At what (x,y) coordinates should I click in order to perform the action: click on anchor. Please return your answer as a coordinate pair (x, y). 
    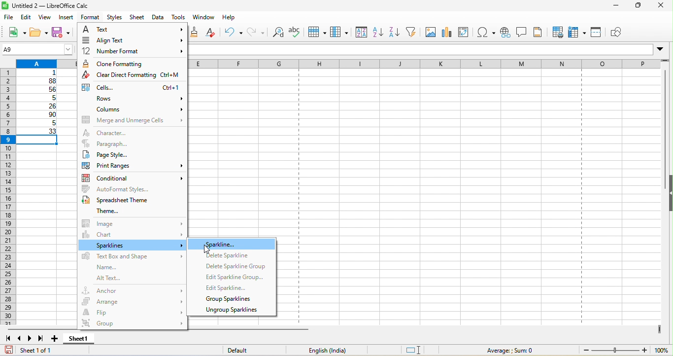
    Looking at the image, I should click on (133, 289).